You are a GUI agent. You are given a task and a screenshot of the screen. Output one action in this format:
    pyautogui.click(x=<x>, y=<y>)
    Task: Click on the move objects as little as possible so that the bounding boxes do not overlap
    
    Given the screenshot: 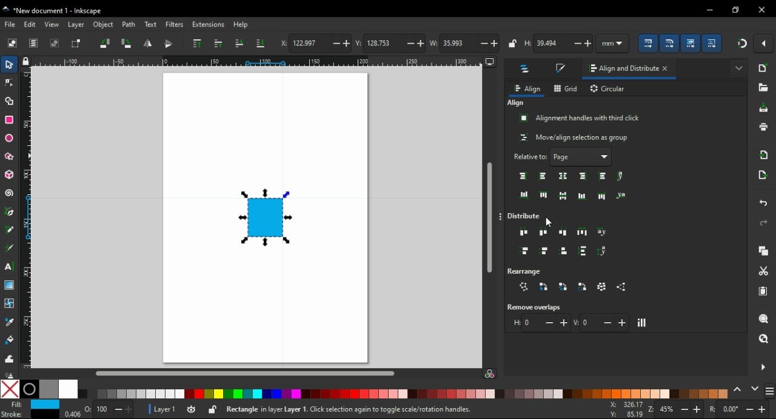 What is the action you would take?
    pyautogui.click(x=643, y=323)
    